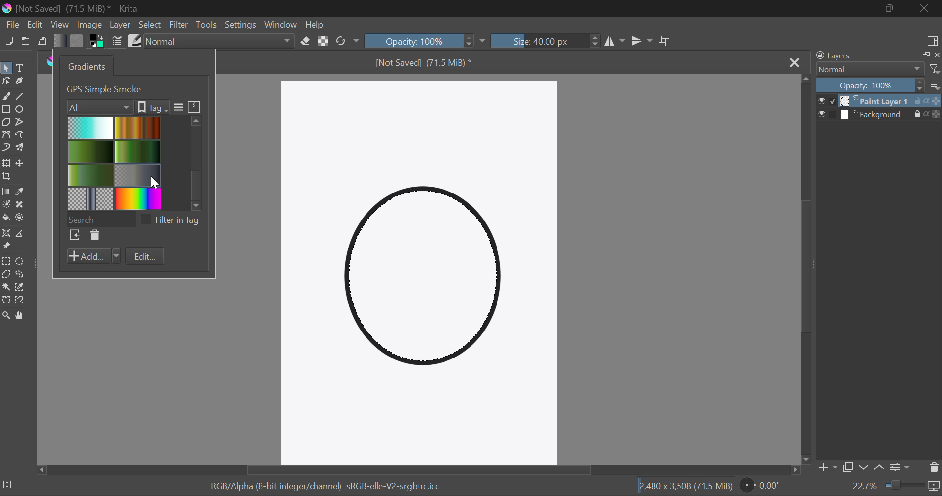  I want to click on Opacity, so click(420, 41).